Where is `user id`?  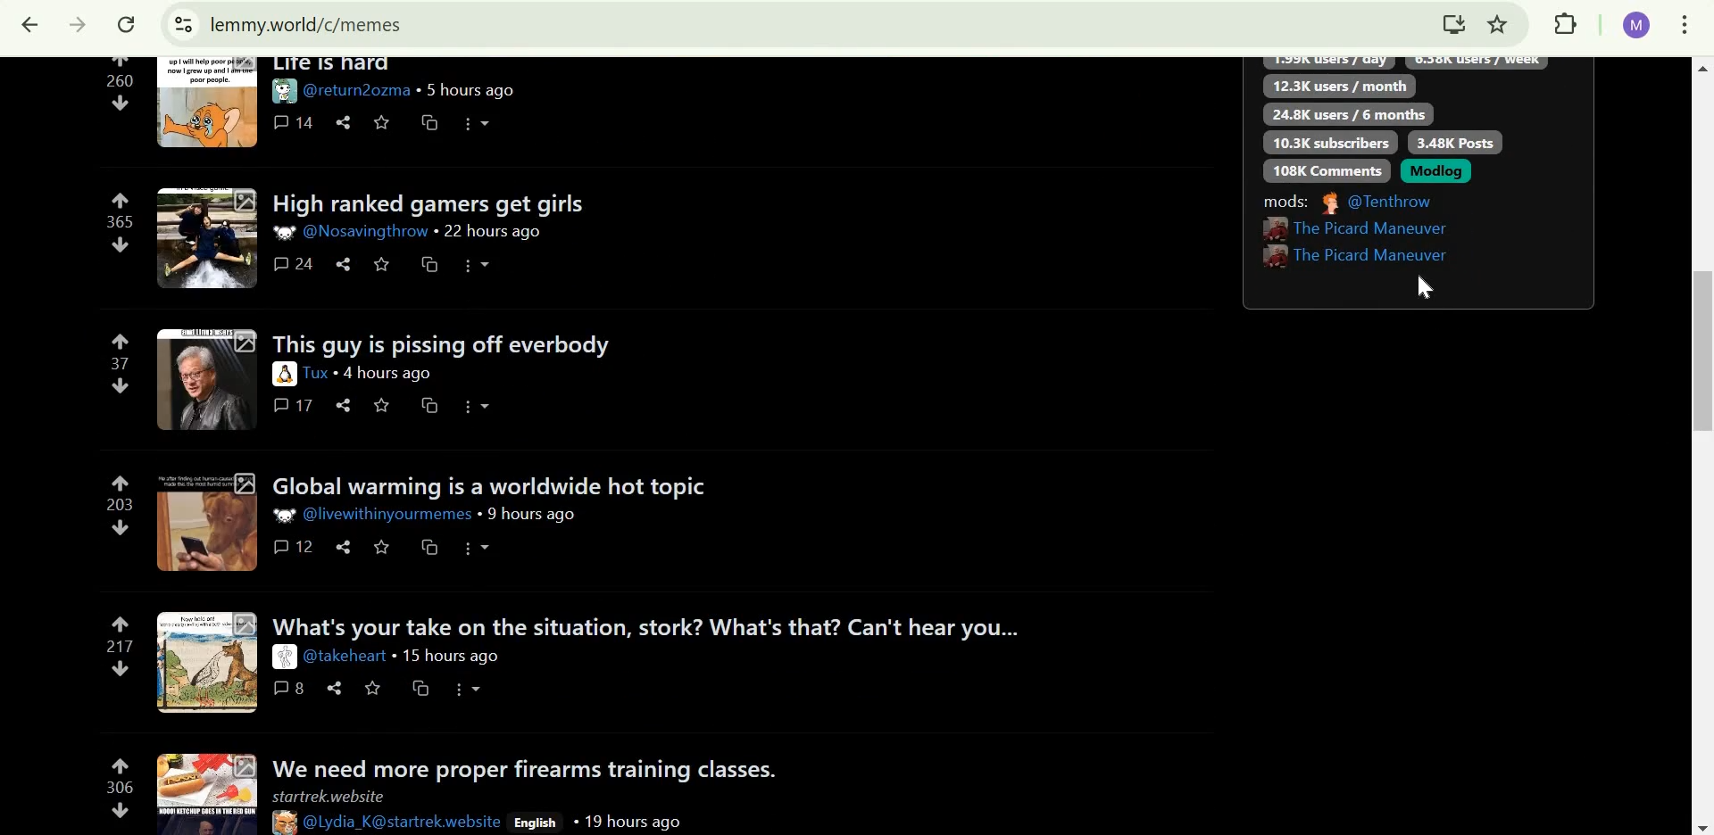
user id is located at coordinates (387, 515).